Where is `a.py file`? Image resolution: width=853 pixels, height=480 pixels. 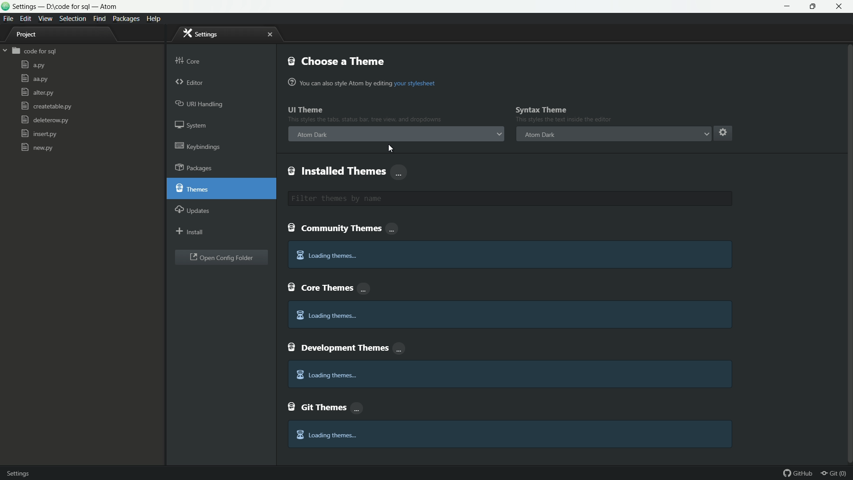 a.py file is located at coordinates (33, 64).